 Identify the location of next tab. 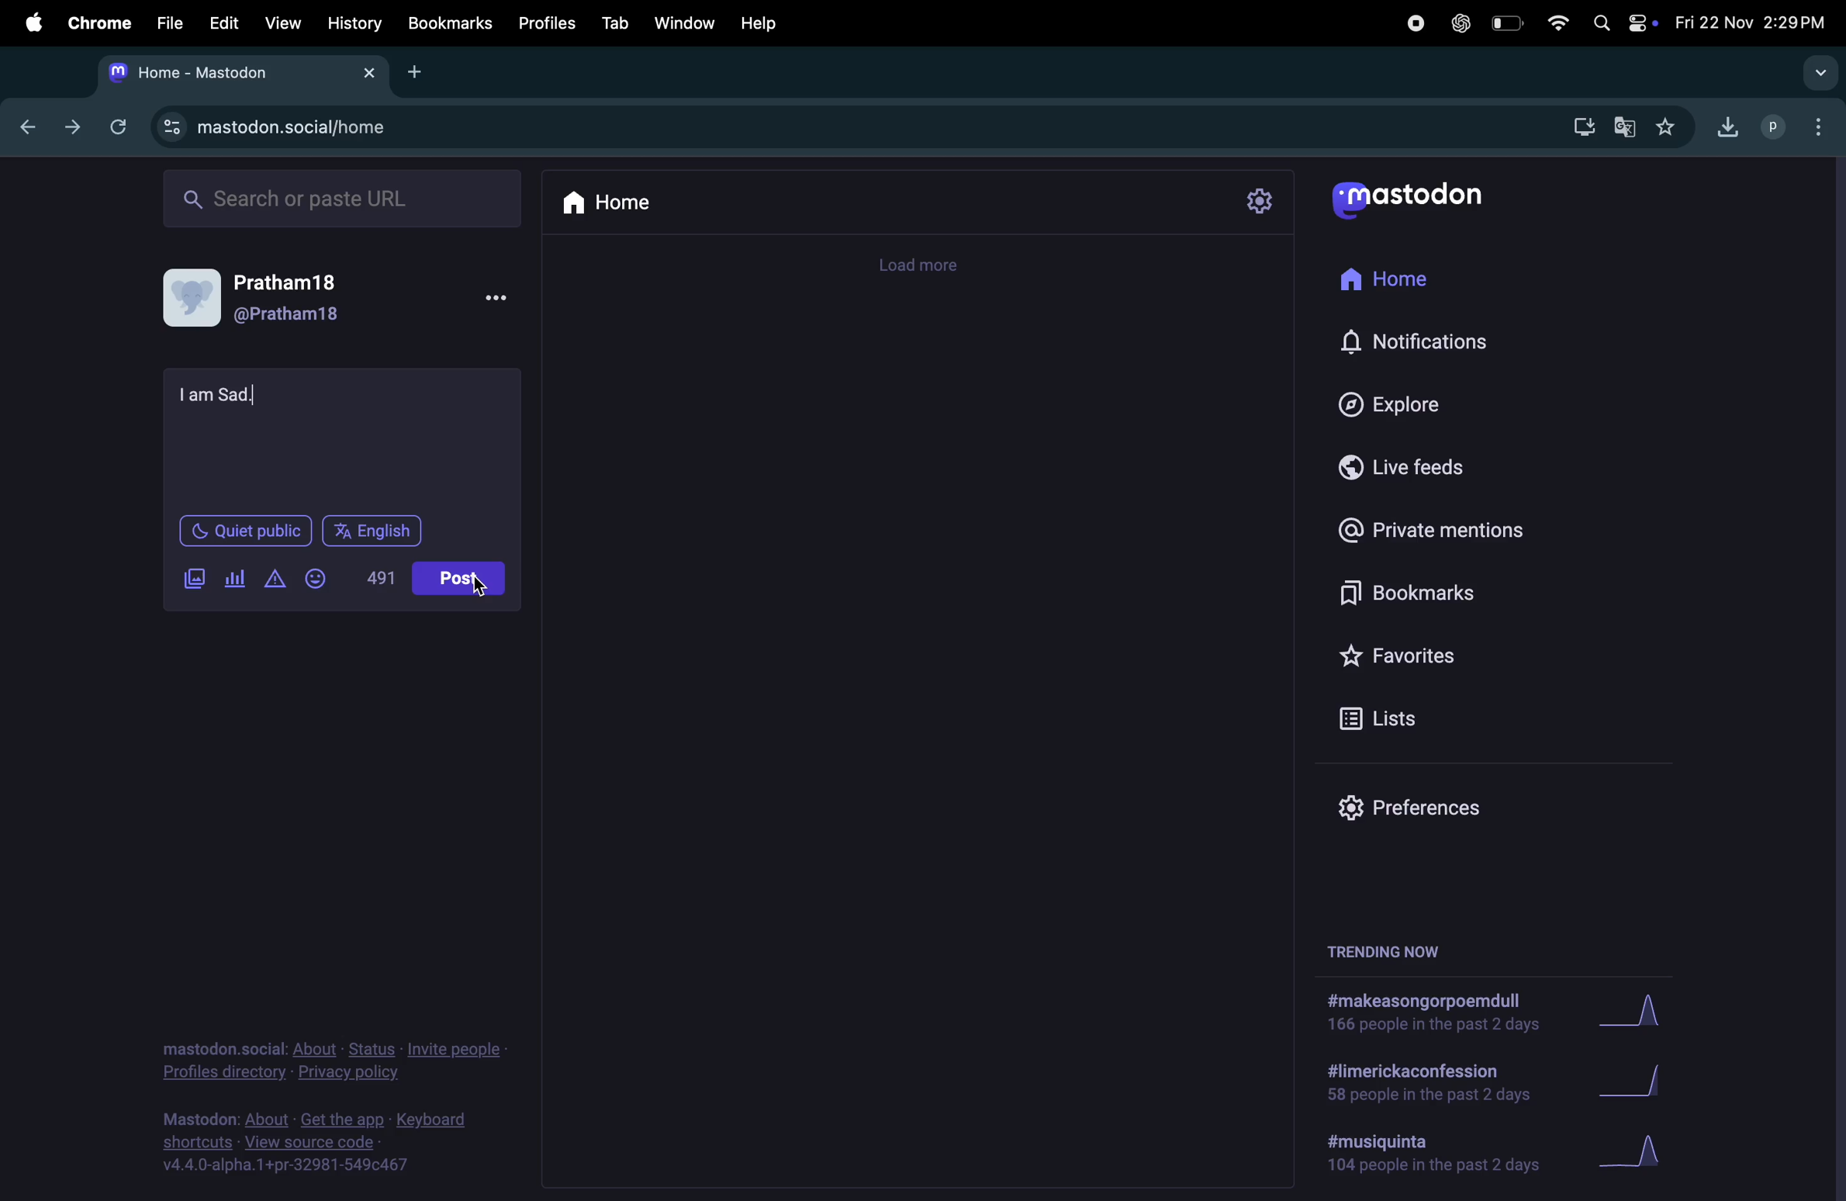
(68, 127).